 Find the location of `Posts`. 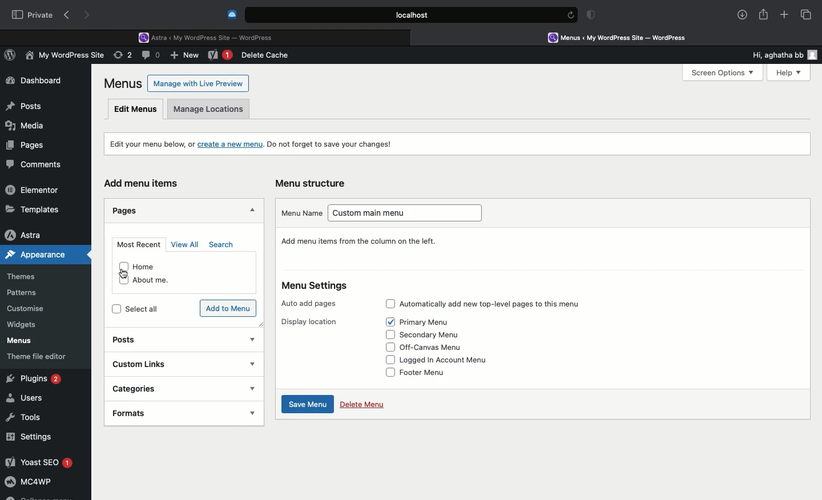

Posts is located at coordinates (135, 341).